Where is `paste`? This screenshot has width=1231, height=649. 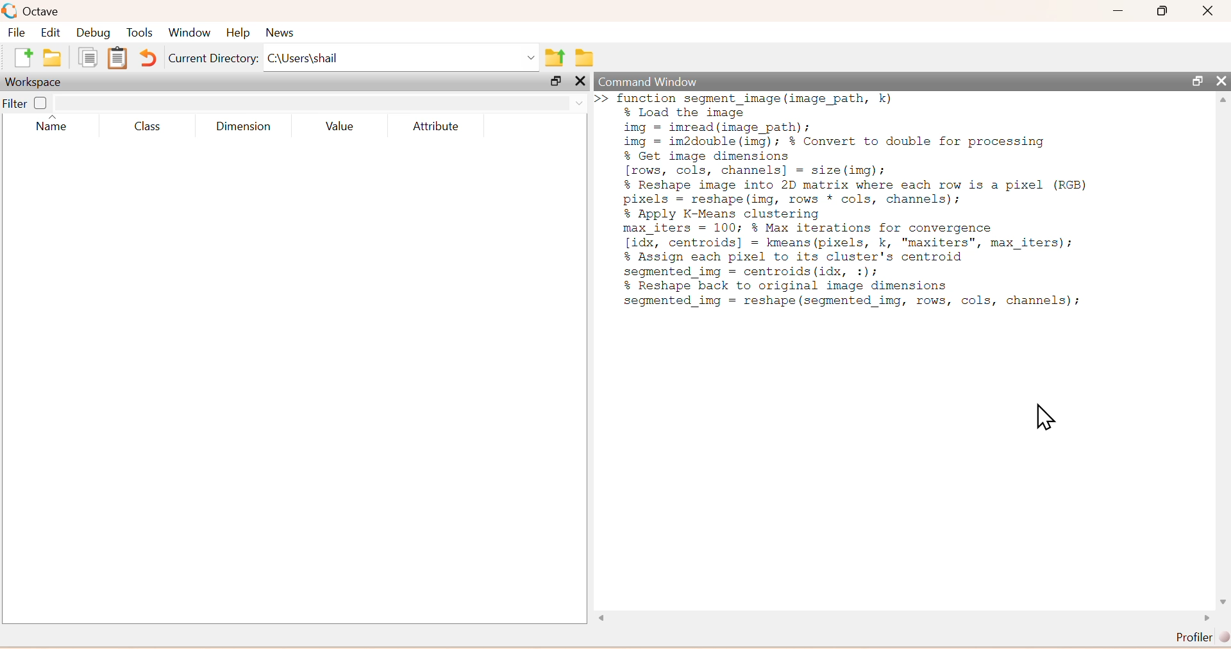 paste is located at coordinates (117, 58).